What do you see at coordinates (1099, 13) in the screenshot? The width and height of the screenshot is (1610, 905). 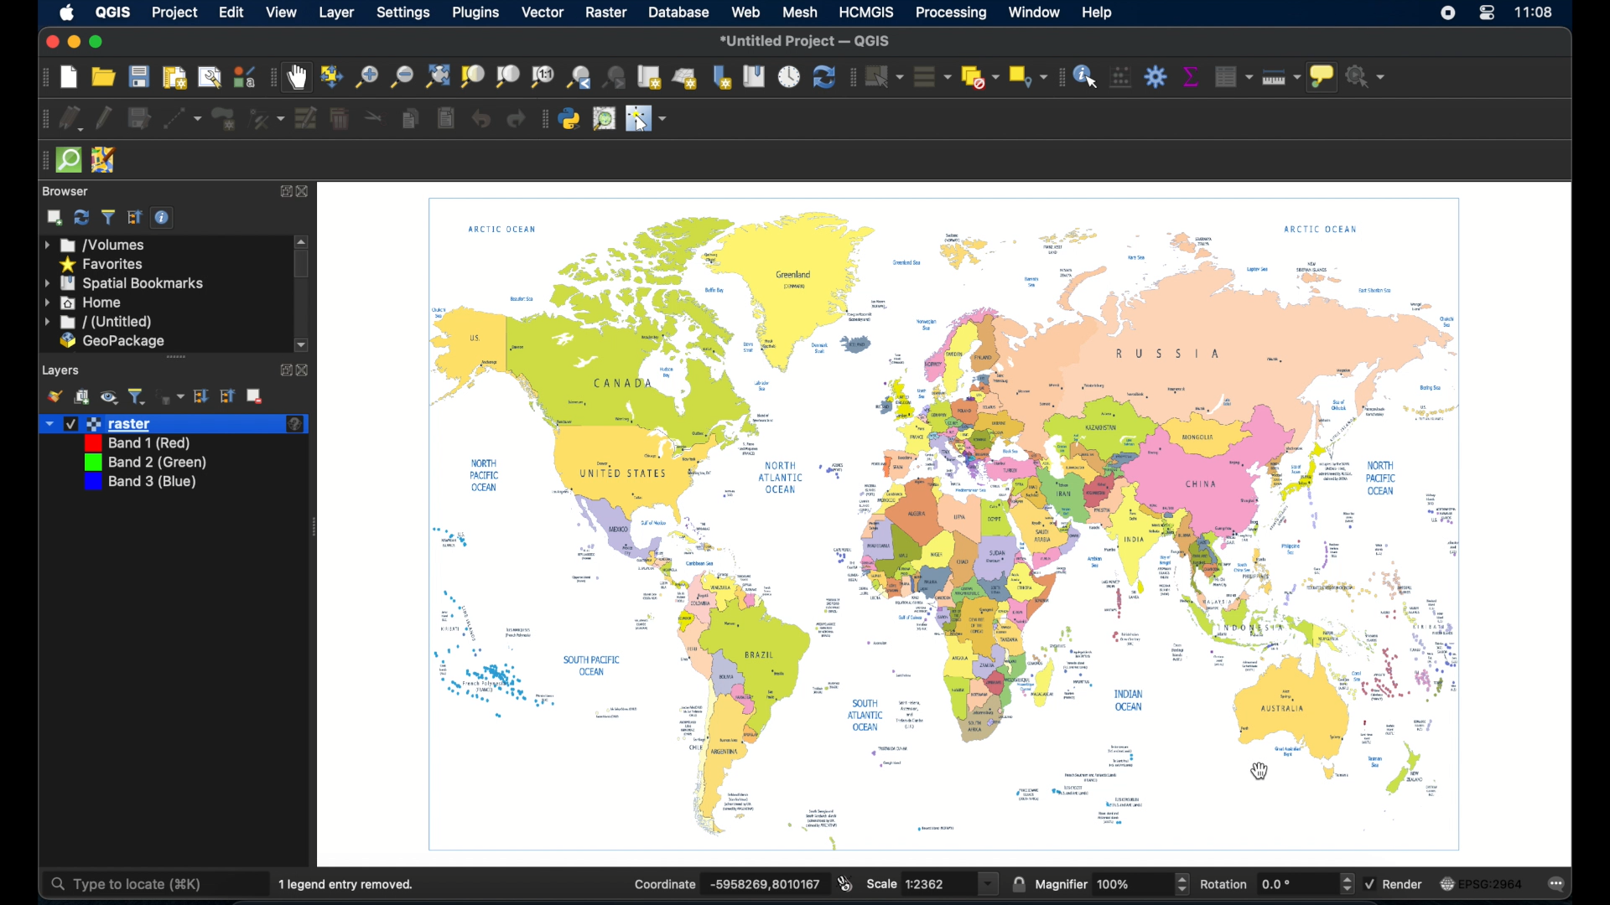 I see `help` at bounding box center [1099, 13].